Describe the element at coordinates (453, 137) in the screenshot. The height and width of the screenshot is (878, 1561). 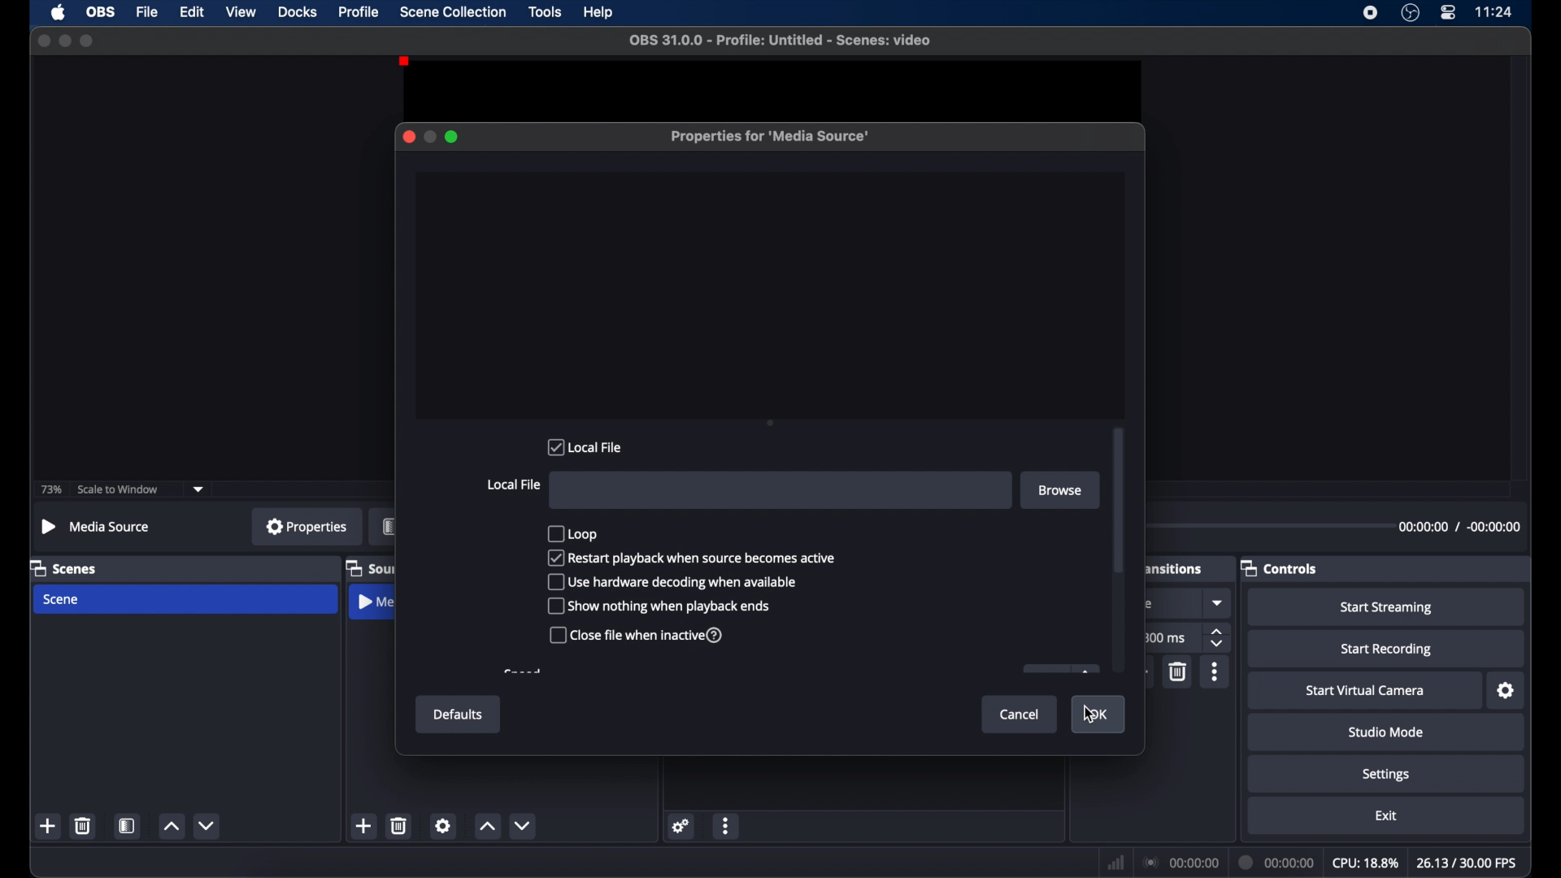
I see `maximize` at that location.